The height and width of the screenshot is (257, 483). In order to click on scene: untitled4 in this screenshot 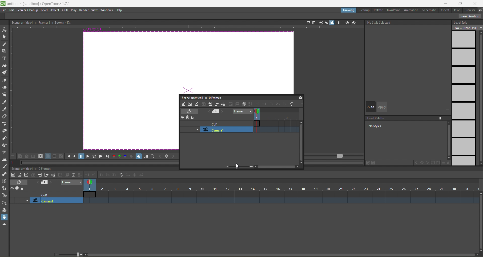, I will do `click(24, 168)`.